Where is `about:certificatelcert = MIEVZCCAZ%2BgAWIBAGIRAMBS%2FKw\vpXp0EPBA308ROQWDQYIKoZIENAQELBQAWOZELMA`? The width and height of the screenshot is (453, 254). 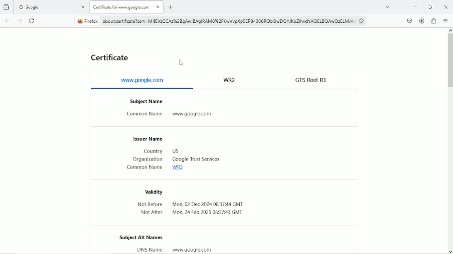 about:certificatelcert = MIEVZCCAZ%2BgAWIBAGIRAMBS%2FKw\vpXp0EPBA308ROQWDQYIKoZIENAQELBQAWOZELMA is located at coordinates (214, 21).